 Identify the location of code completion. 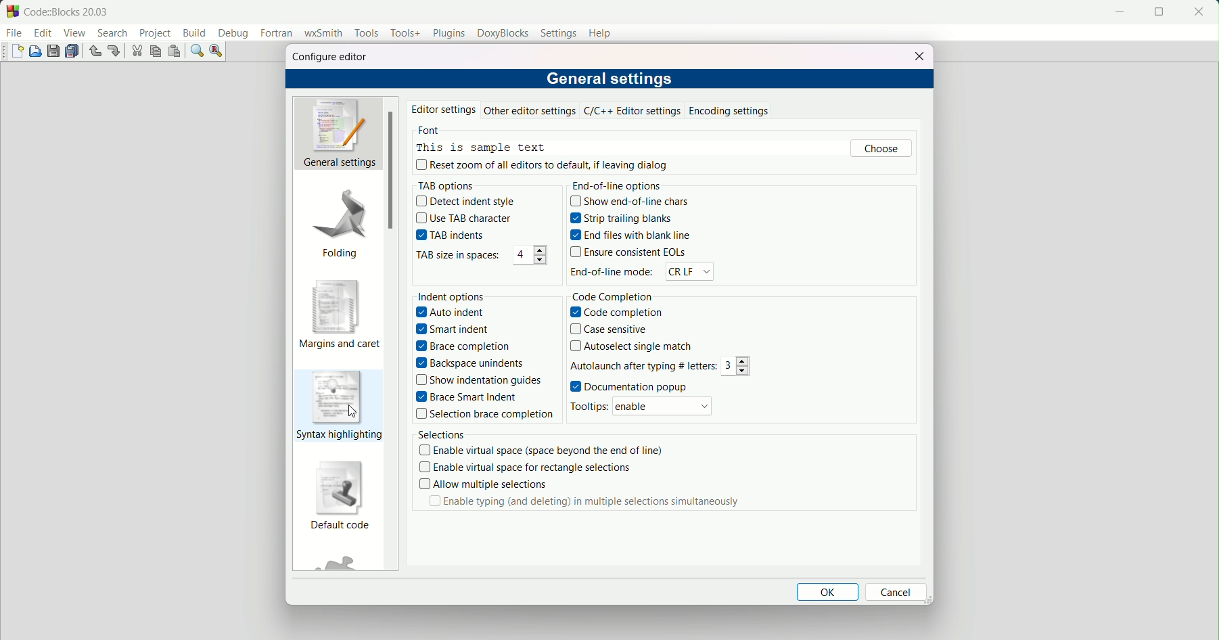
(616, 313).